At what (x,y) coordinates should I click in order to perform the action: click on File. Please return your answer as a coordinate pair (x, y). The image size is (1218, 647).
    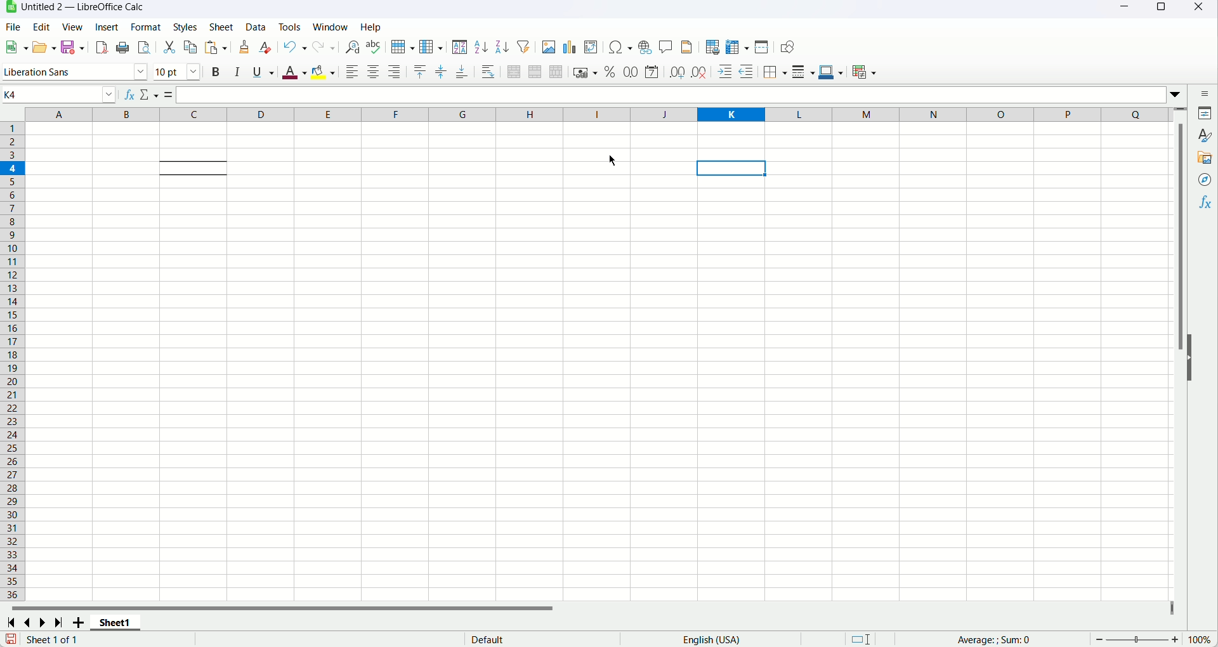
    Looking at the image, I should click on (12, 27).